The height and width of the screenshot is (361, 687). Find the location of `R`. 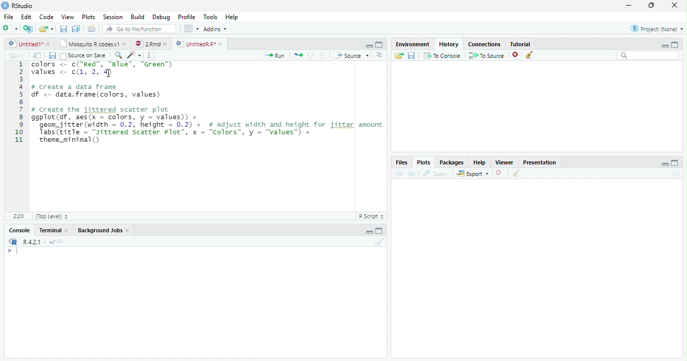

R is located at coordinates (13, 242).